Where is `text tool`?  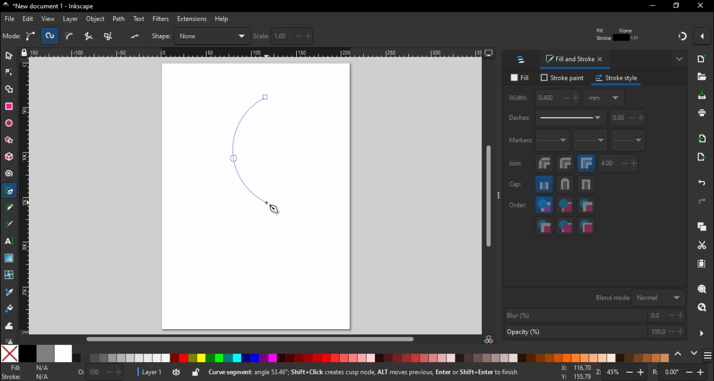 text tool is located at coordinates (9, 242).